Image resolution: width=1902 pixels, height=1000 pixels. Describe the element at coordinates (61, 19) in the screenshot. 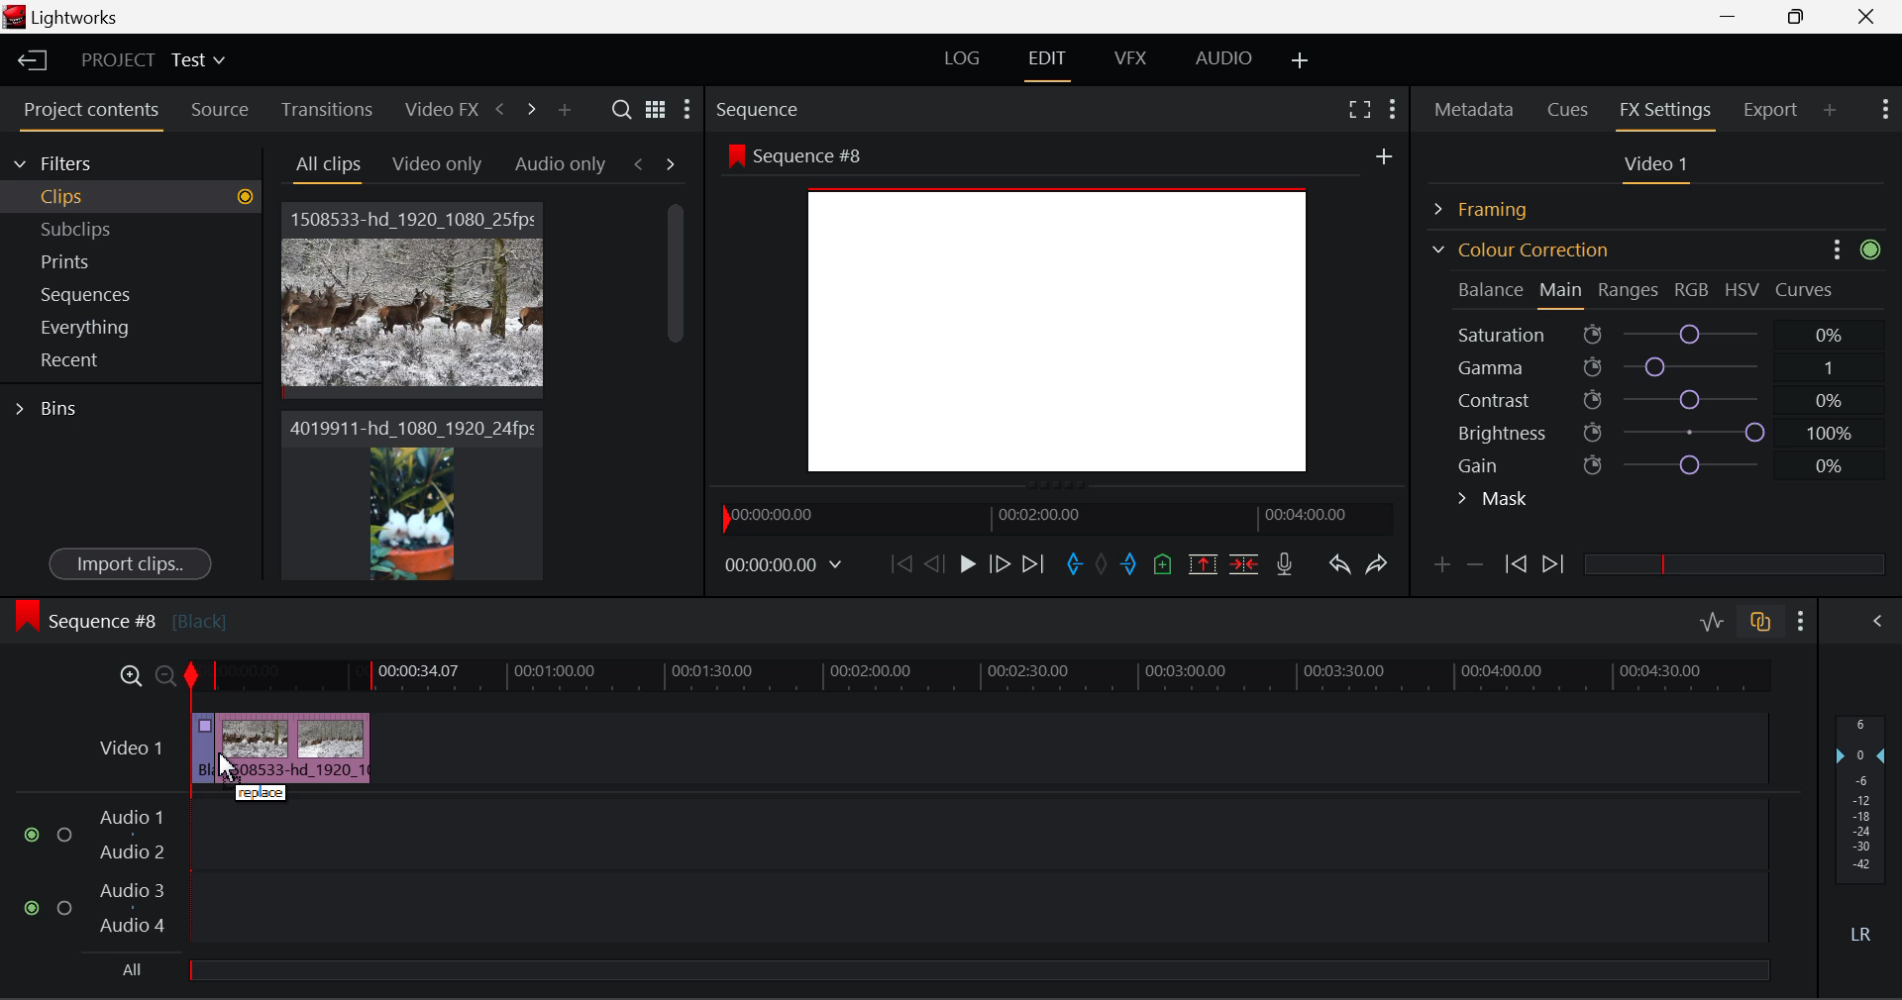

I see `Window Title` at that location.